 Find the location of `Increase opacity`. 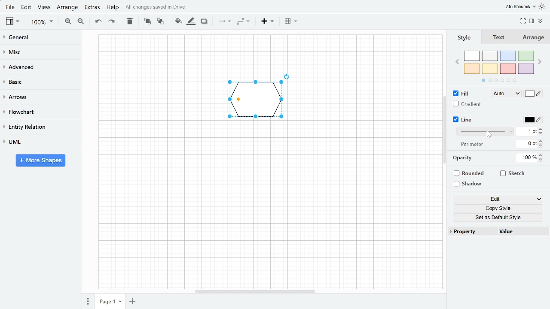

Increase opacity is located at coordinates (541, 155).